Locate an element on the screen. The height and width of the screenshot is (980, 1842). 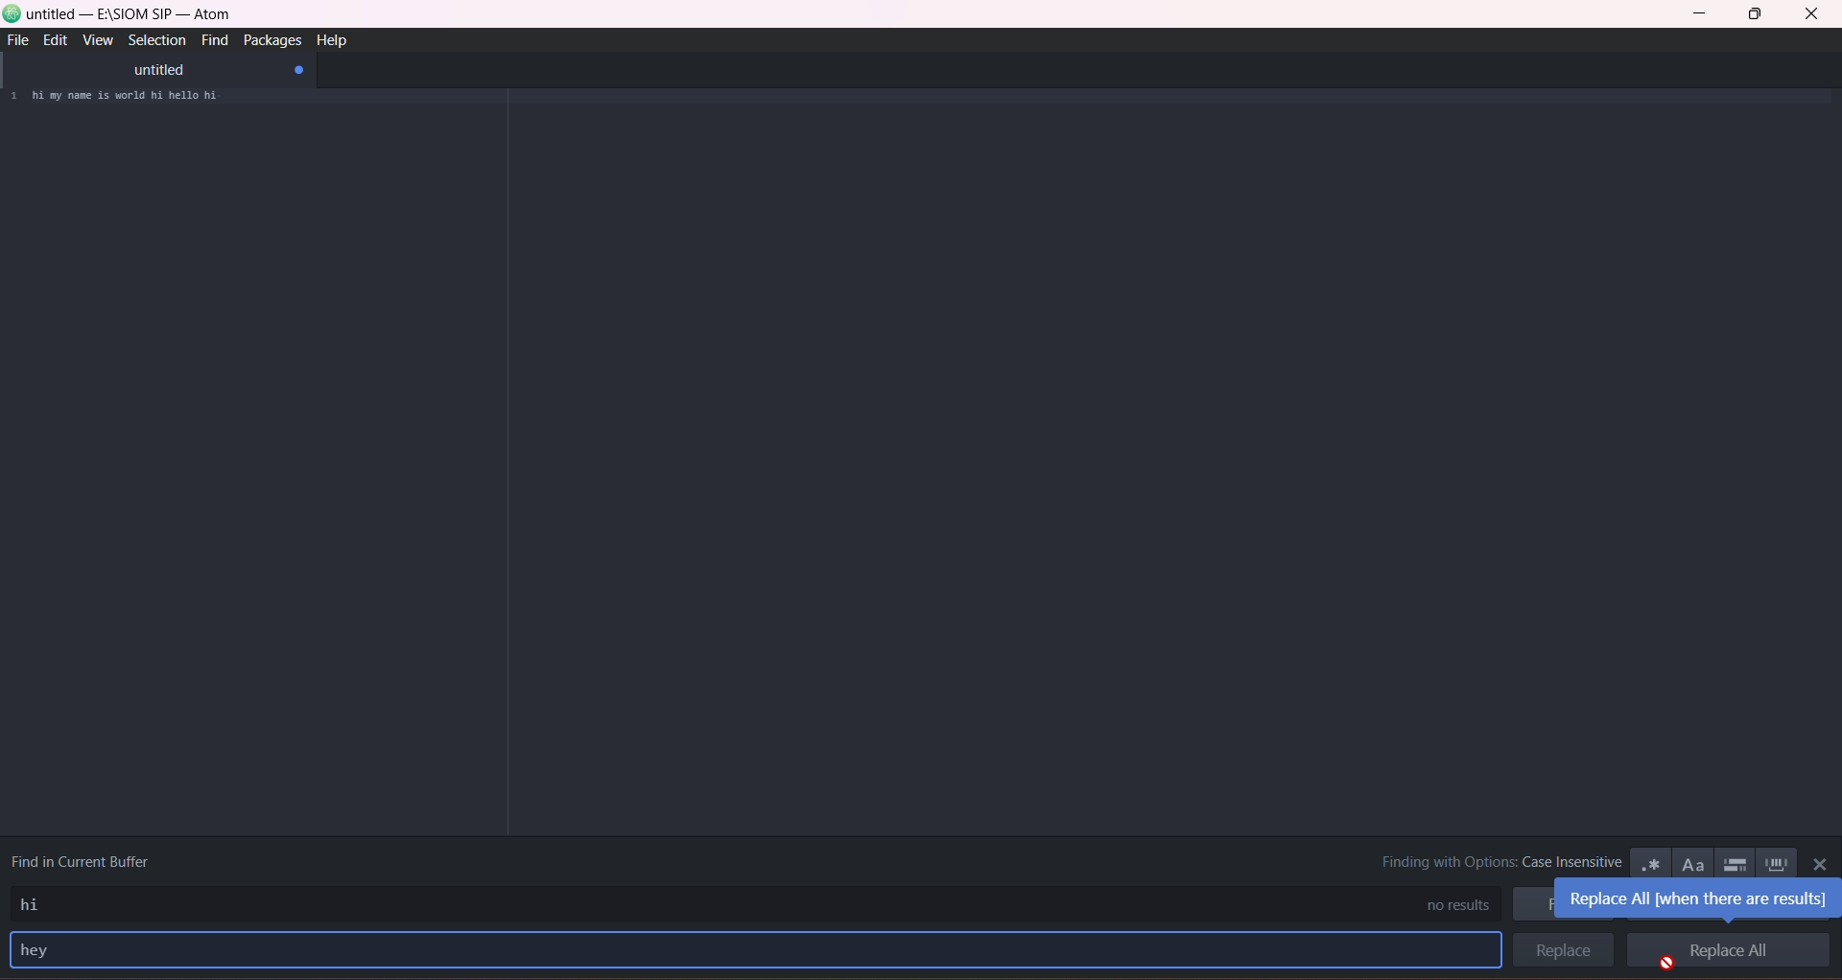
close panel is located at coordinates (1816, 867).